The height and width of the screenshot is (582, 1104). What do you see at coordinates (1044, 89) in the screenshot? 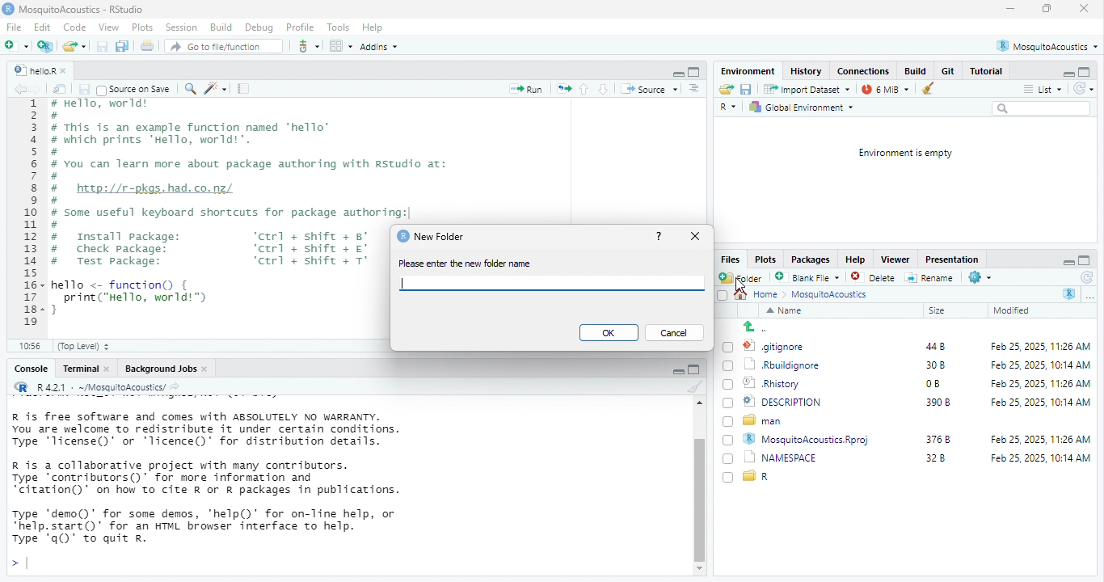
I see ` list` at bounding box center [1044, 89].